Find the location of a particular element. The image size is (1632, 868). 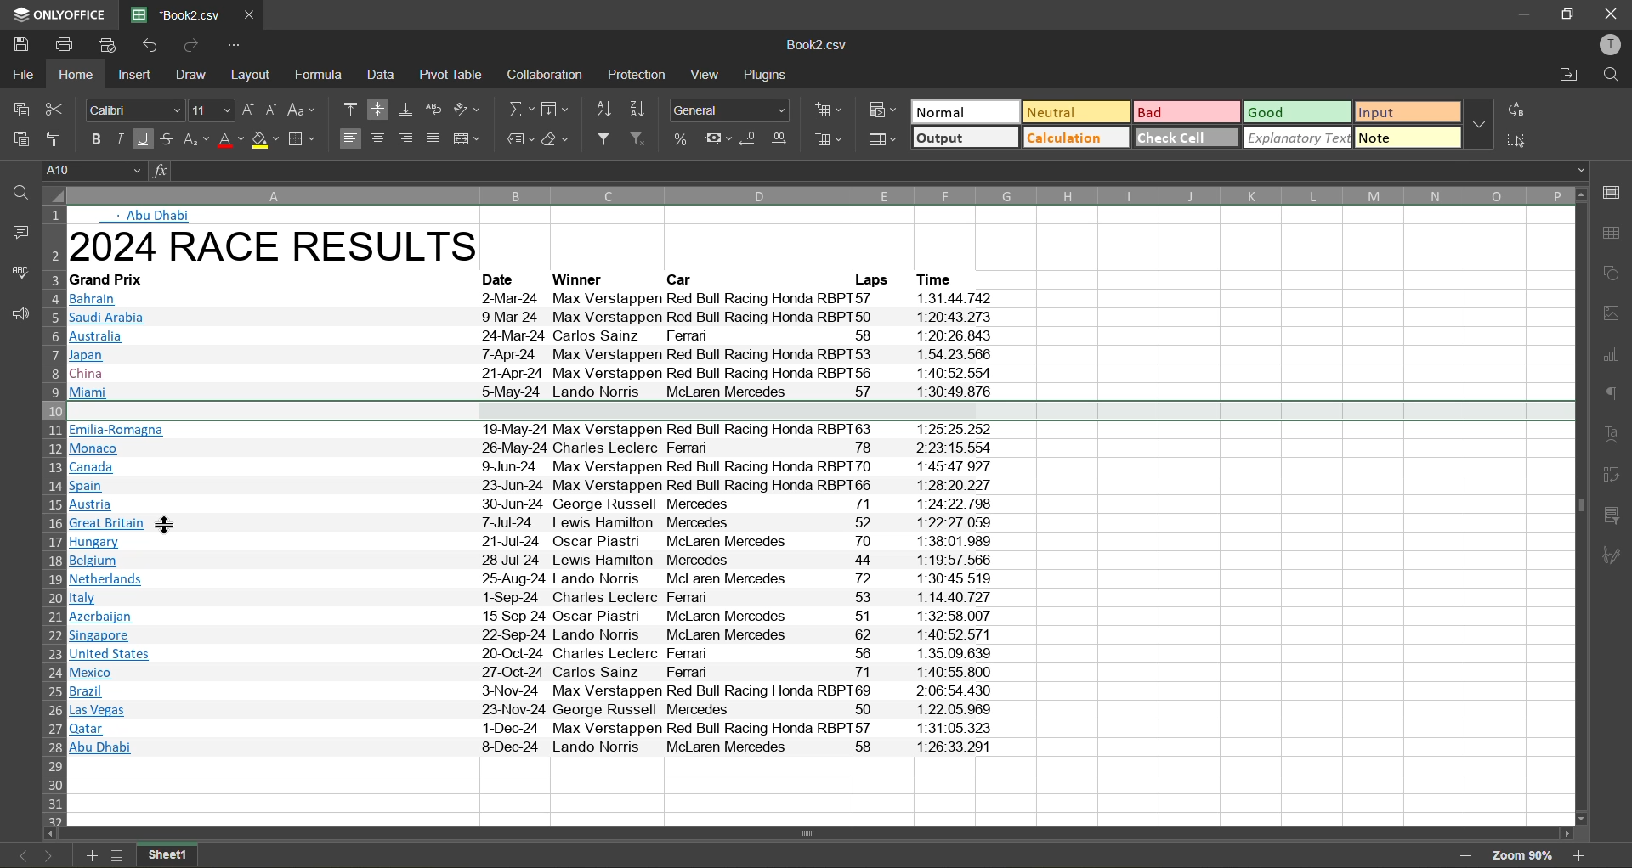

increase decimal is located at coordinates (780, 141).